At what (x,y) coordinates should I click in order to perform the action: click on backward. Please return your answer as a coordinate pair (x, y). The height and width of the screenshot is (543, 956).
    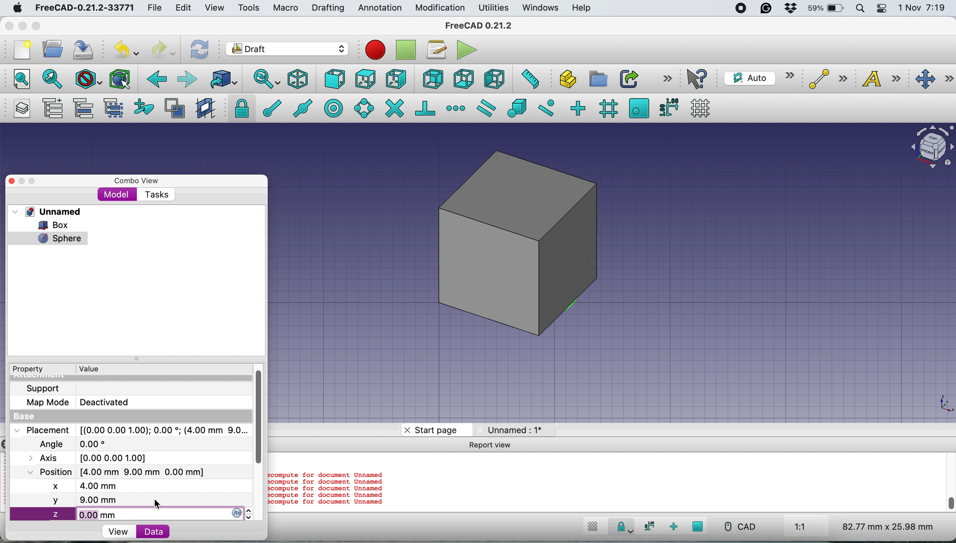
    Looking at the image, I should click on (155, 79).